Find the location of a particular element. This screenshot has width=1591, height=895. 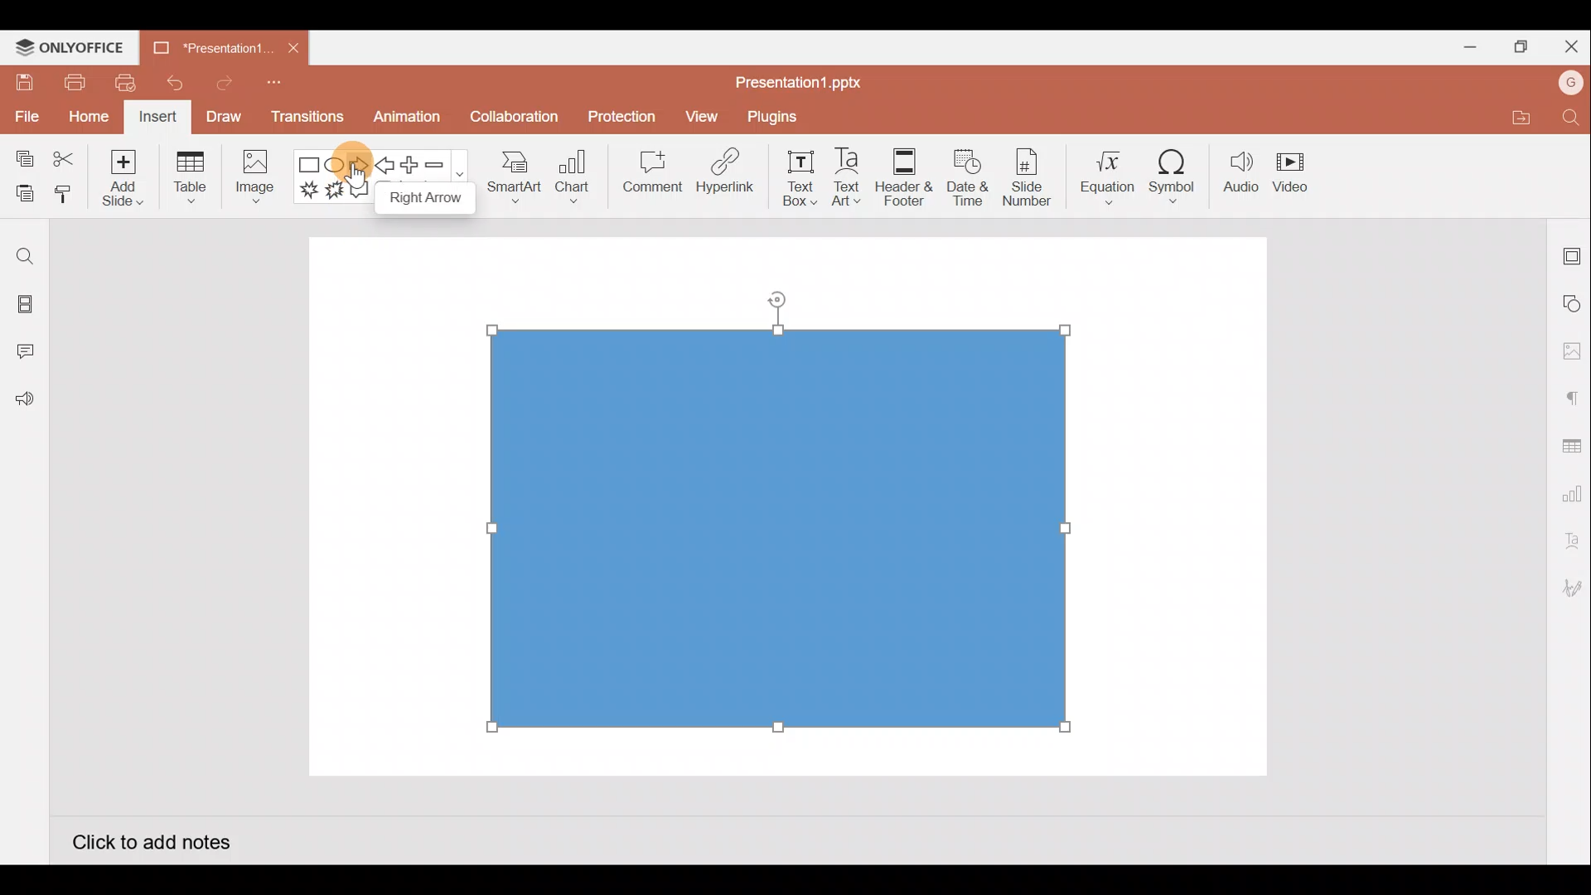

Find is located at coordinates (25, 256).